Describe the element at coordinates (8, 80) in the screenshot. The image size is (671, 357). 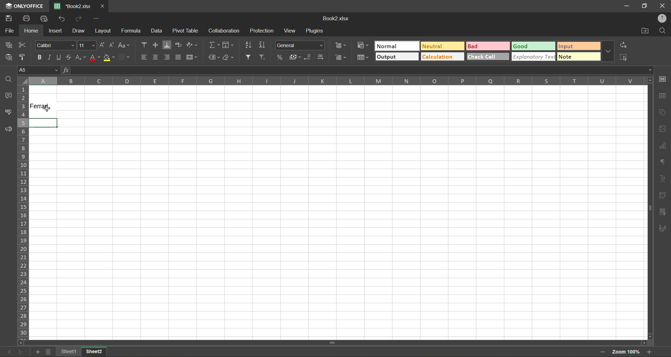
I see `find` at that location.